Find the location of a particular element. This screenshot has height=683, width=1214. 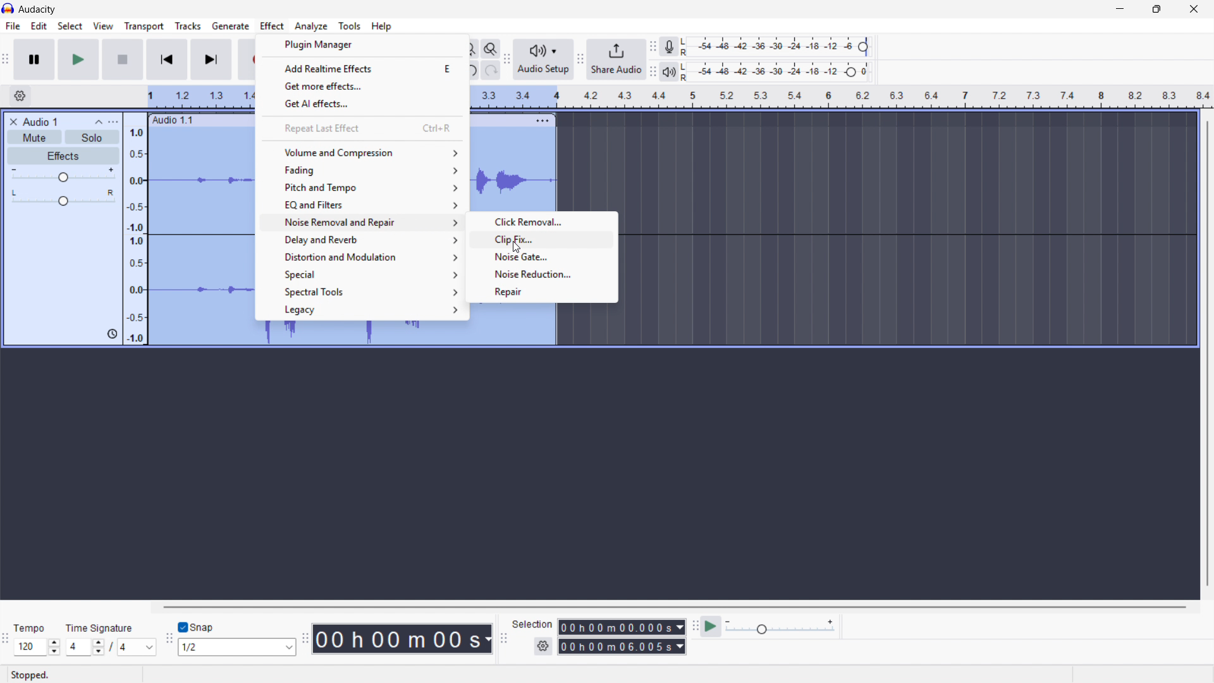

Add real time effects  is located at coordinates (363, 68).